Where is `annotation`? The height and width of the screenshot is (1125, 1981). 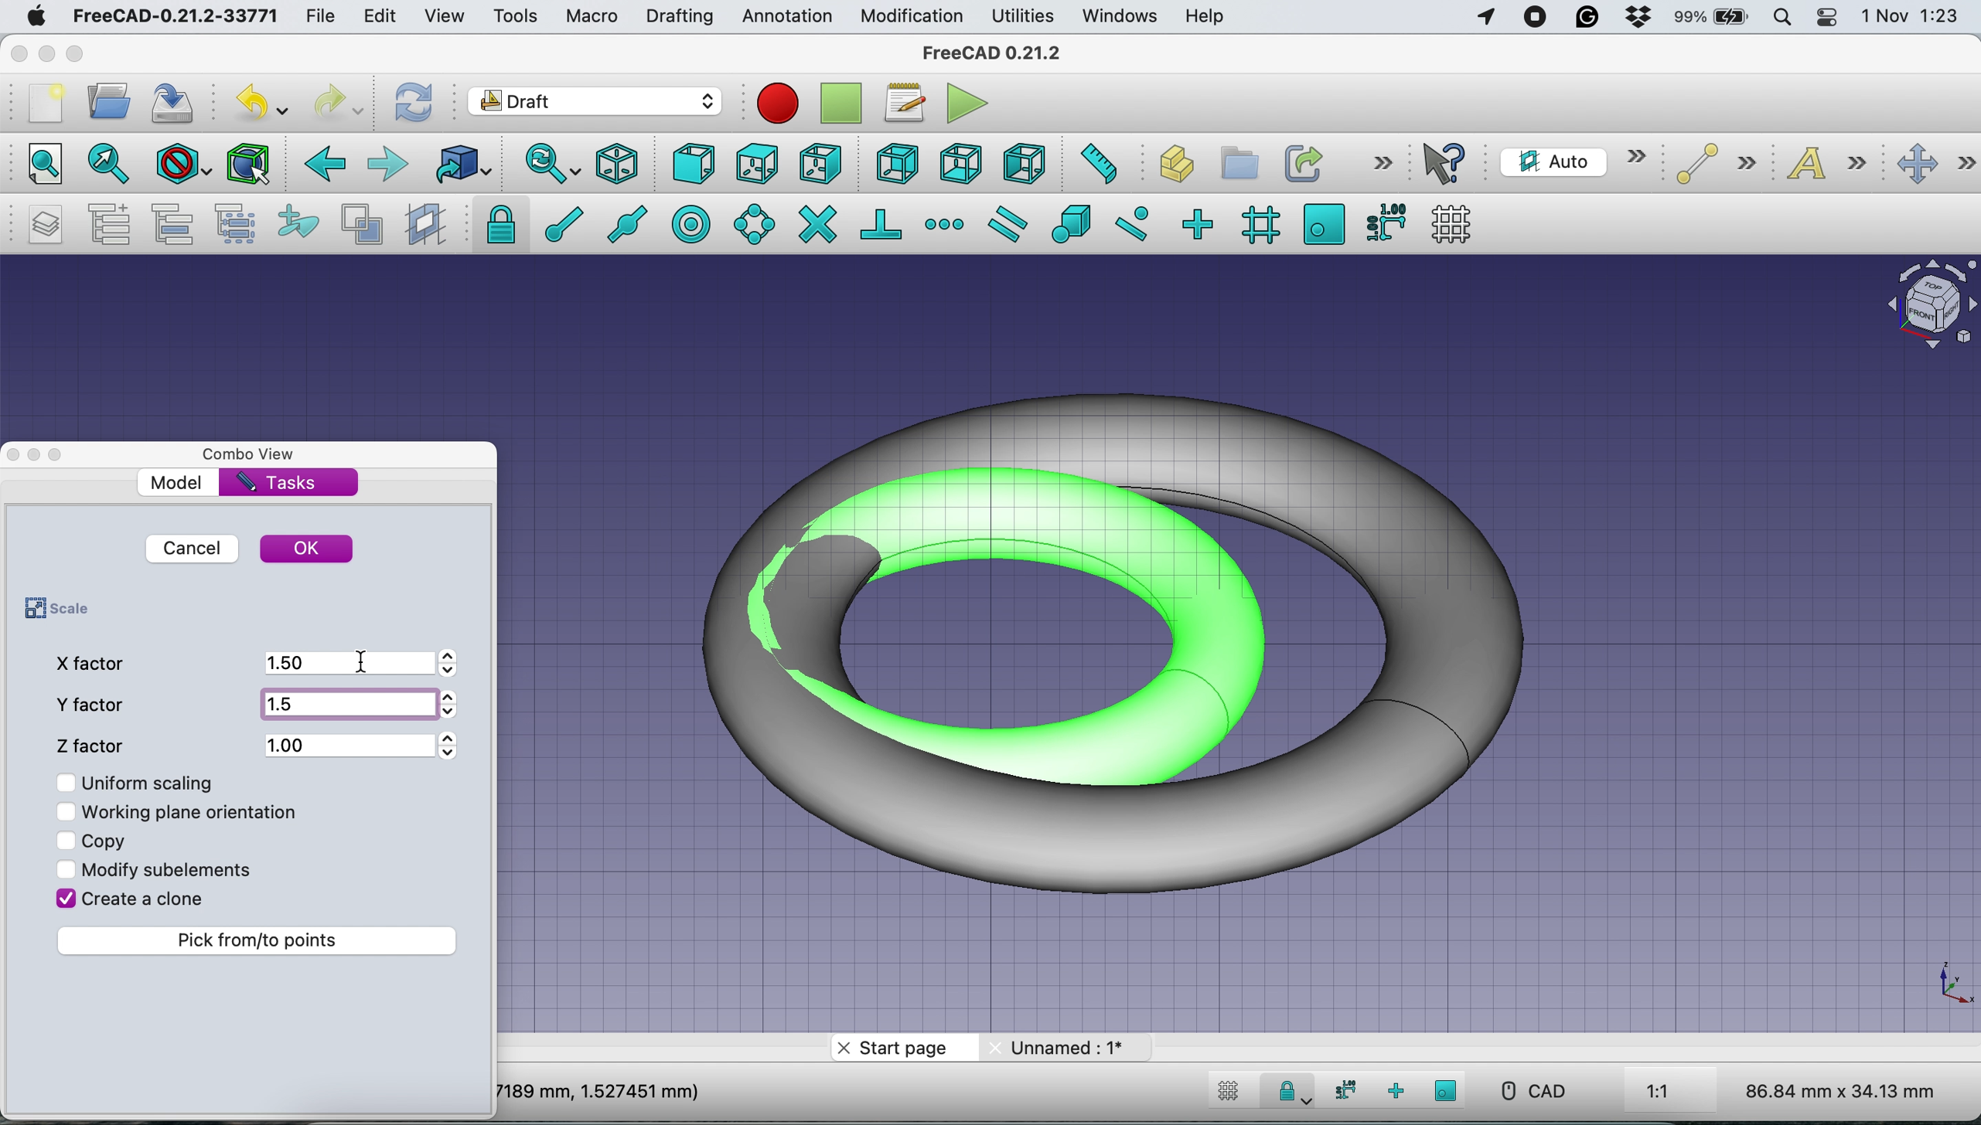
annotation is located at coordinates (786, 17).